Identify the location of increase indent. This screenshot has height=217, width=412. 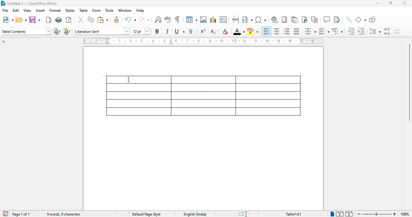
(351, 31).